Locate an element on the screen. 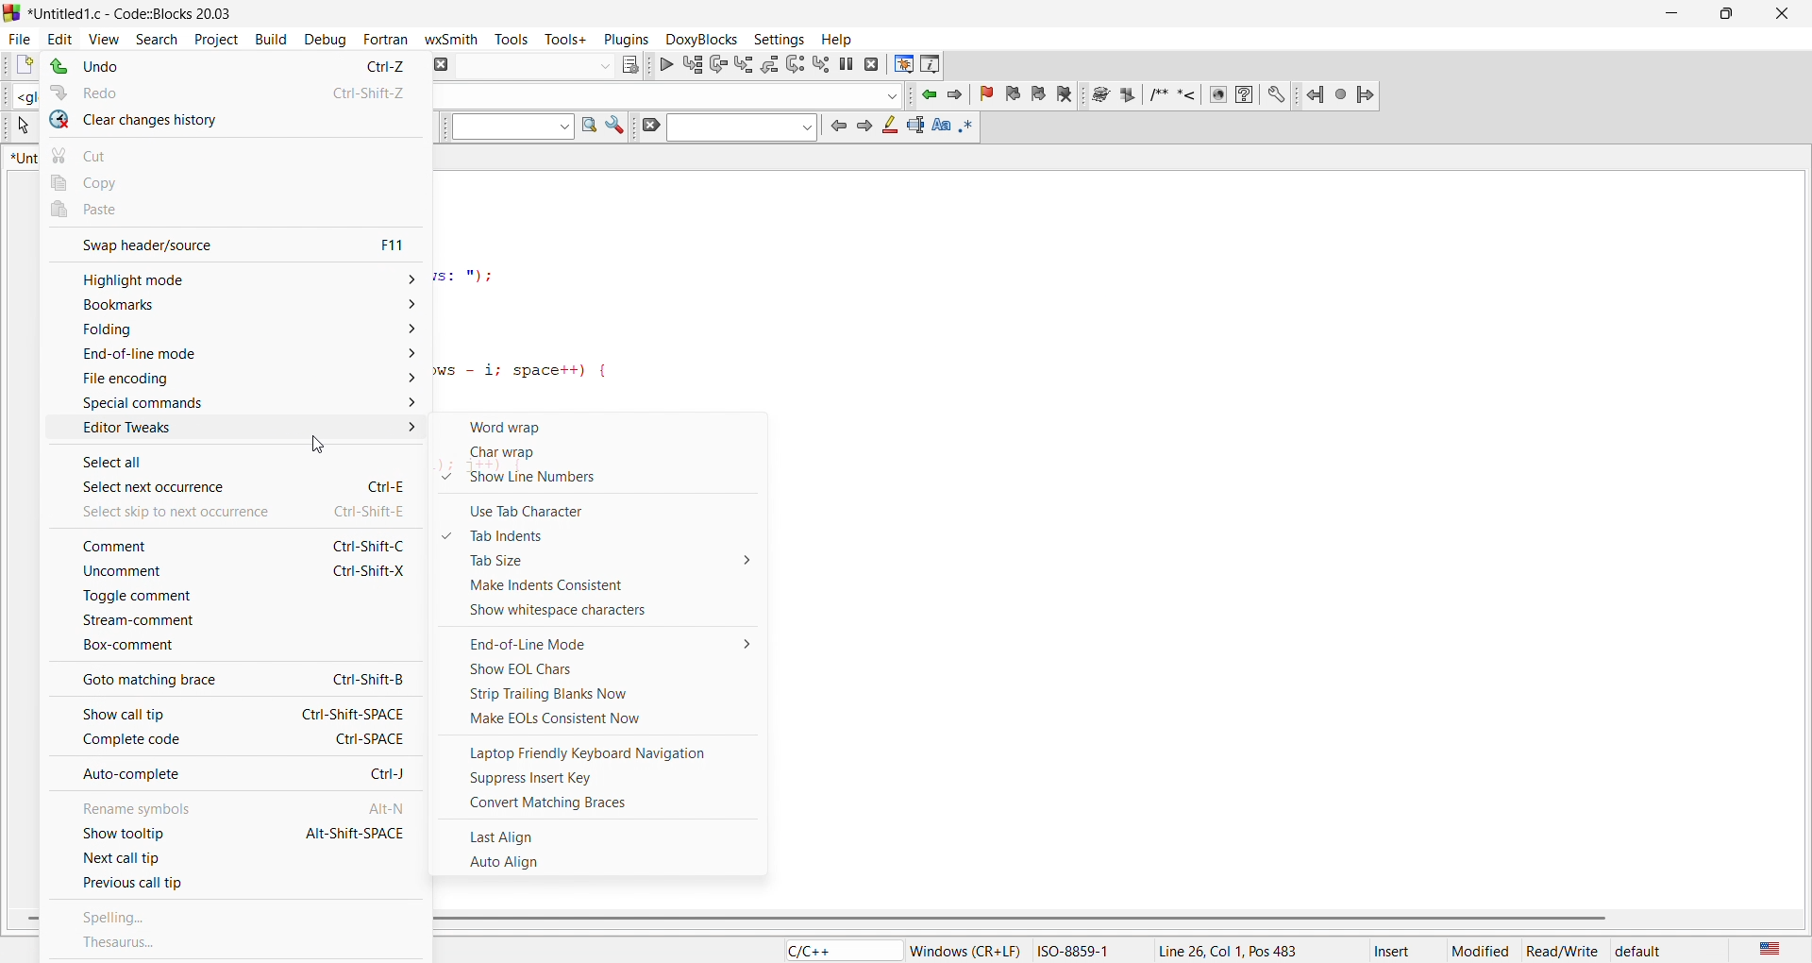 The image size is (1812, 963). Ctrl-Shift-Z is located at coordinates (364, 93).